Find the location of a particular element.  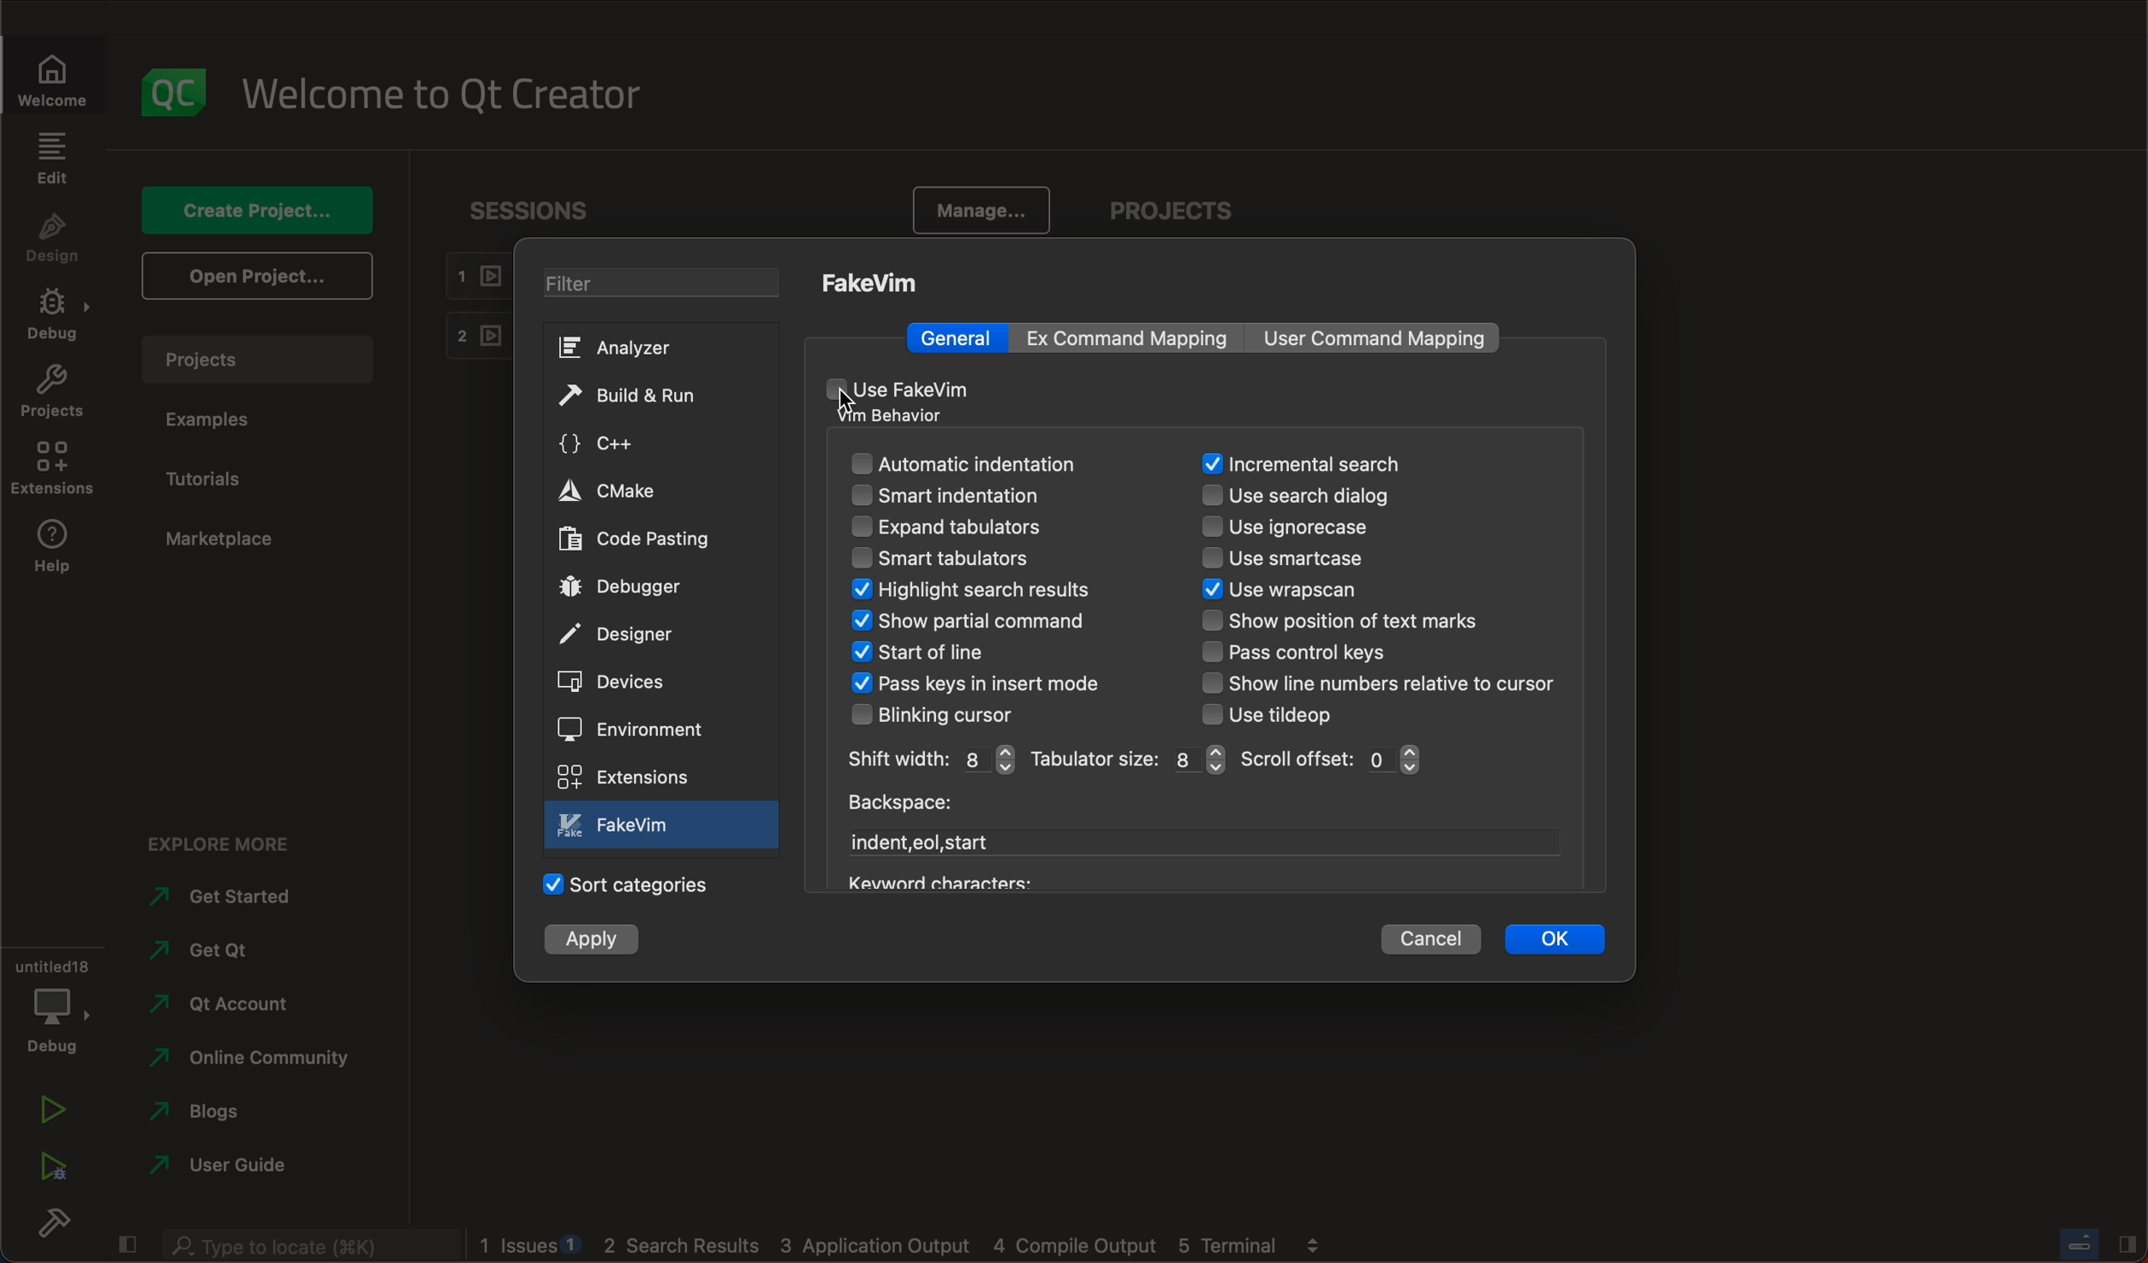

debugger is located at coordinates (631, 586).